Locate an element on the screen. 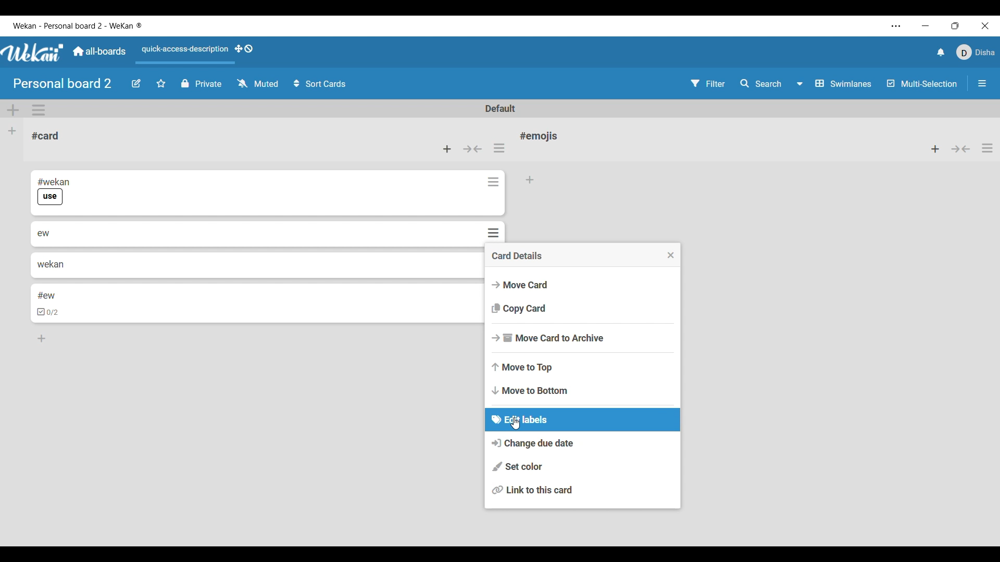  #ew is located at coordinates (46, 295).